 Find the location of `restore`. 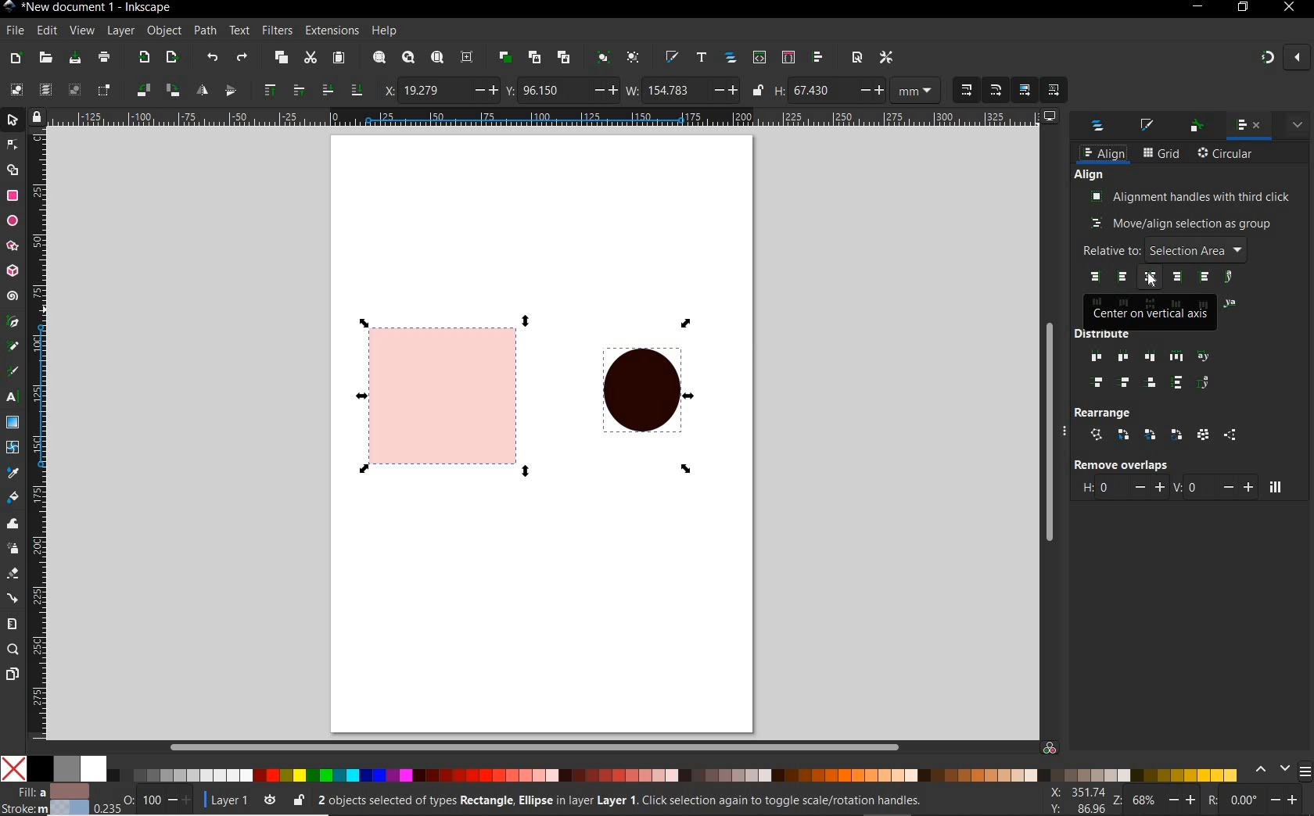

restore is located at coordinates (1244, 7).